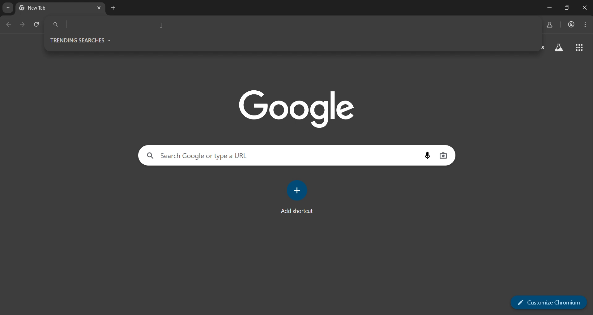  What do you see at coordinates (8, 8) in the screenshot?
I see `search tabs` at bounding box center [8, 8].